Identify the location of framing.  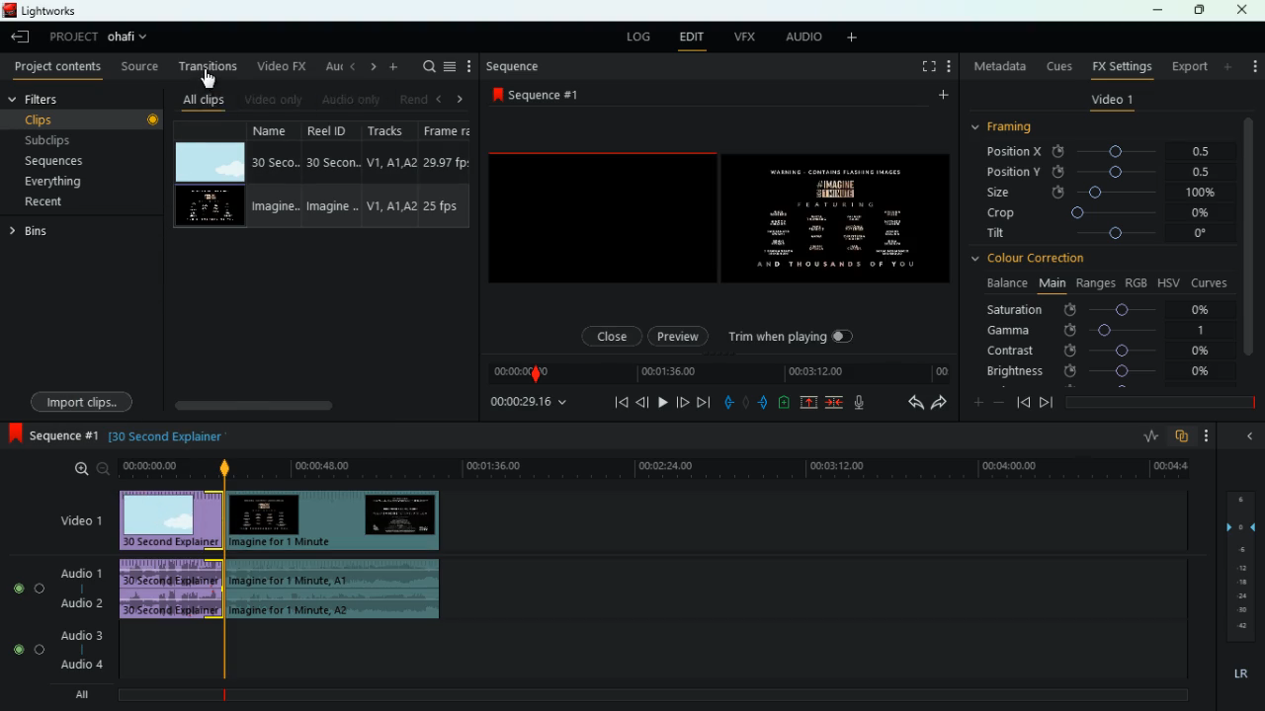
(1014, 127).